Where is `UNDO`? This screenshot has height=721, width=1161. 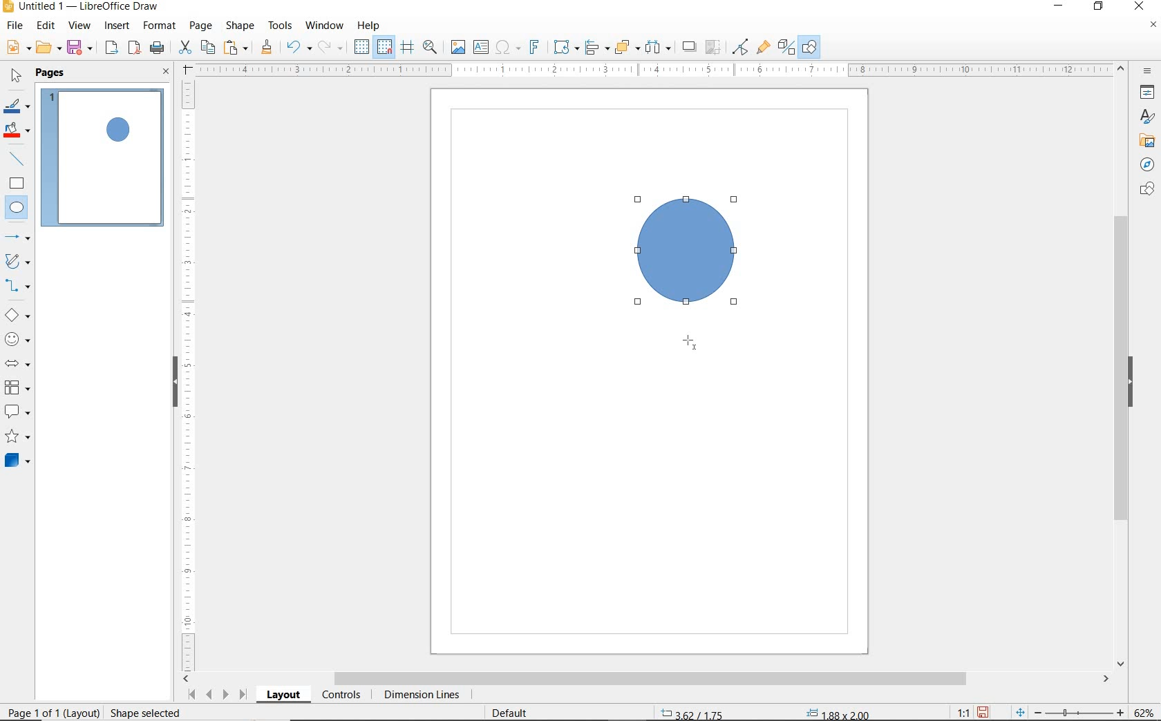 UNDO is located at coordinates (299, 48).